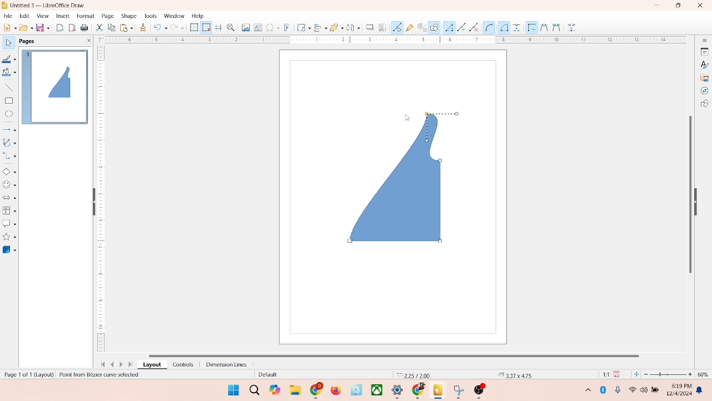  What do you see at coordinates (368, 26) in the screenshot?
I see `shadow` at bounding box center [368, 26].